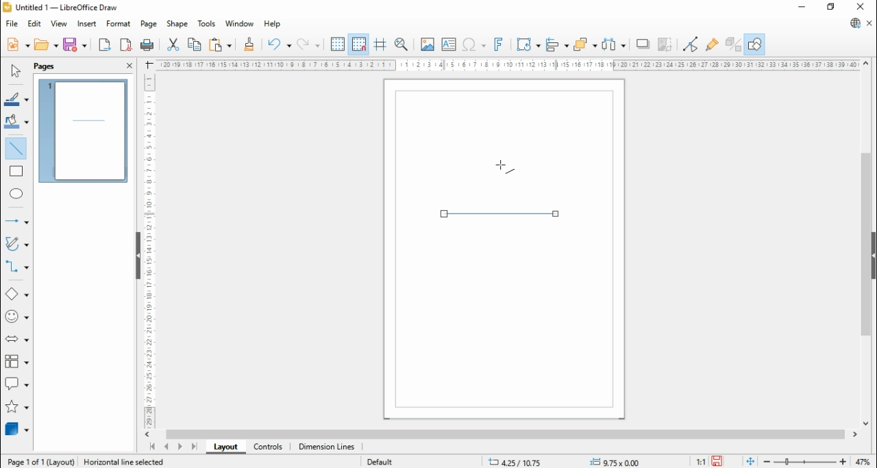  I want to click on mouse pointer, so click(504, 168).